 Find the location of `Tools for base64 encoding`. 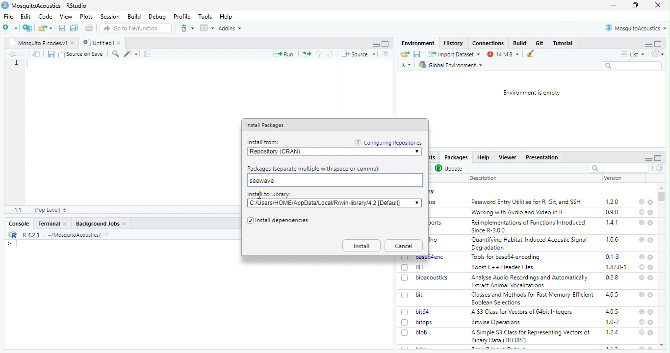

Tools for base64 encoding is located at coordinates (506, 257).